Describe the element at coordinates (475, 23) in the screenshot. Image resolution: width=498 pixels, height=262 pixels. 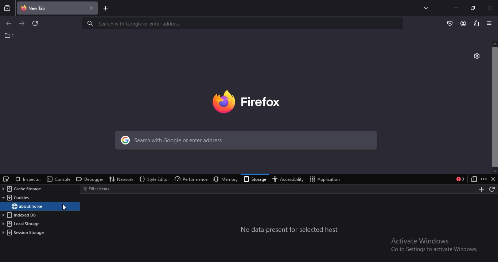
I see `extensions` at that location.